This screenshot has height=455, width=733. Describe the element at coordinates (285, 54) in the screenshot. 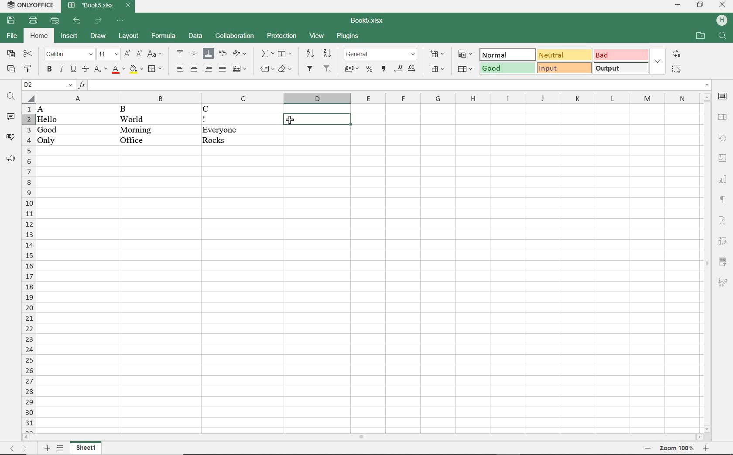

I see `fill` at that location.